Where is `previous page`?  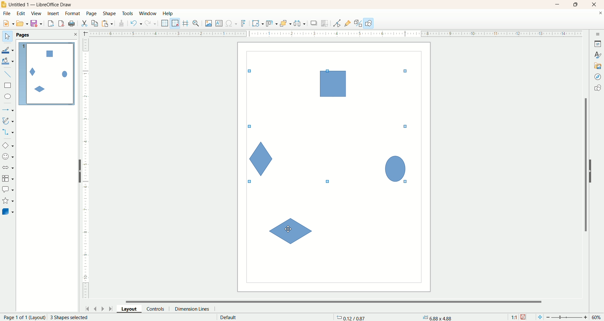 previous page is located at coordinates (95, 308).